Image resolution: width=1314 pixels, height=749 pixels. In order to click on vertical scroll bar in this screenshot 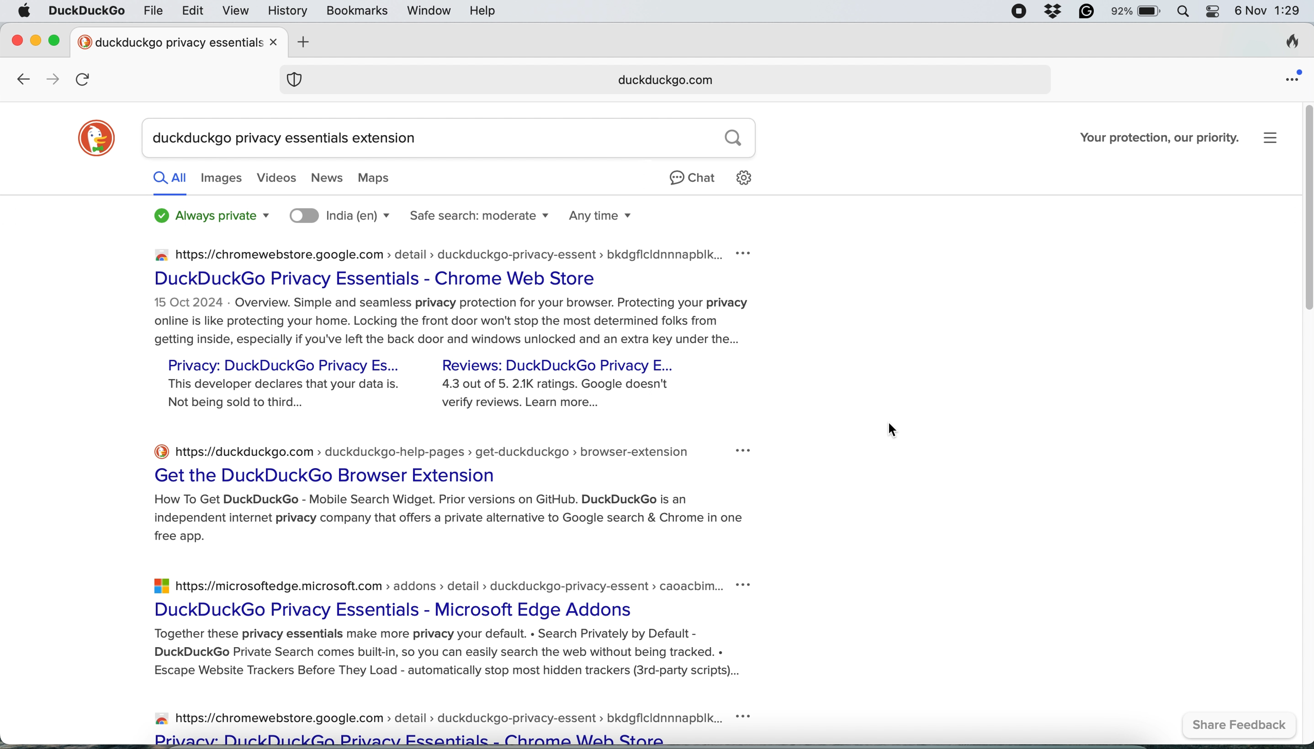, I will do `click(1299, 212)`.